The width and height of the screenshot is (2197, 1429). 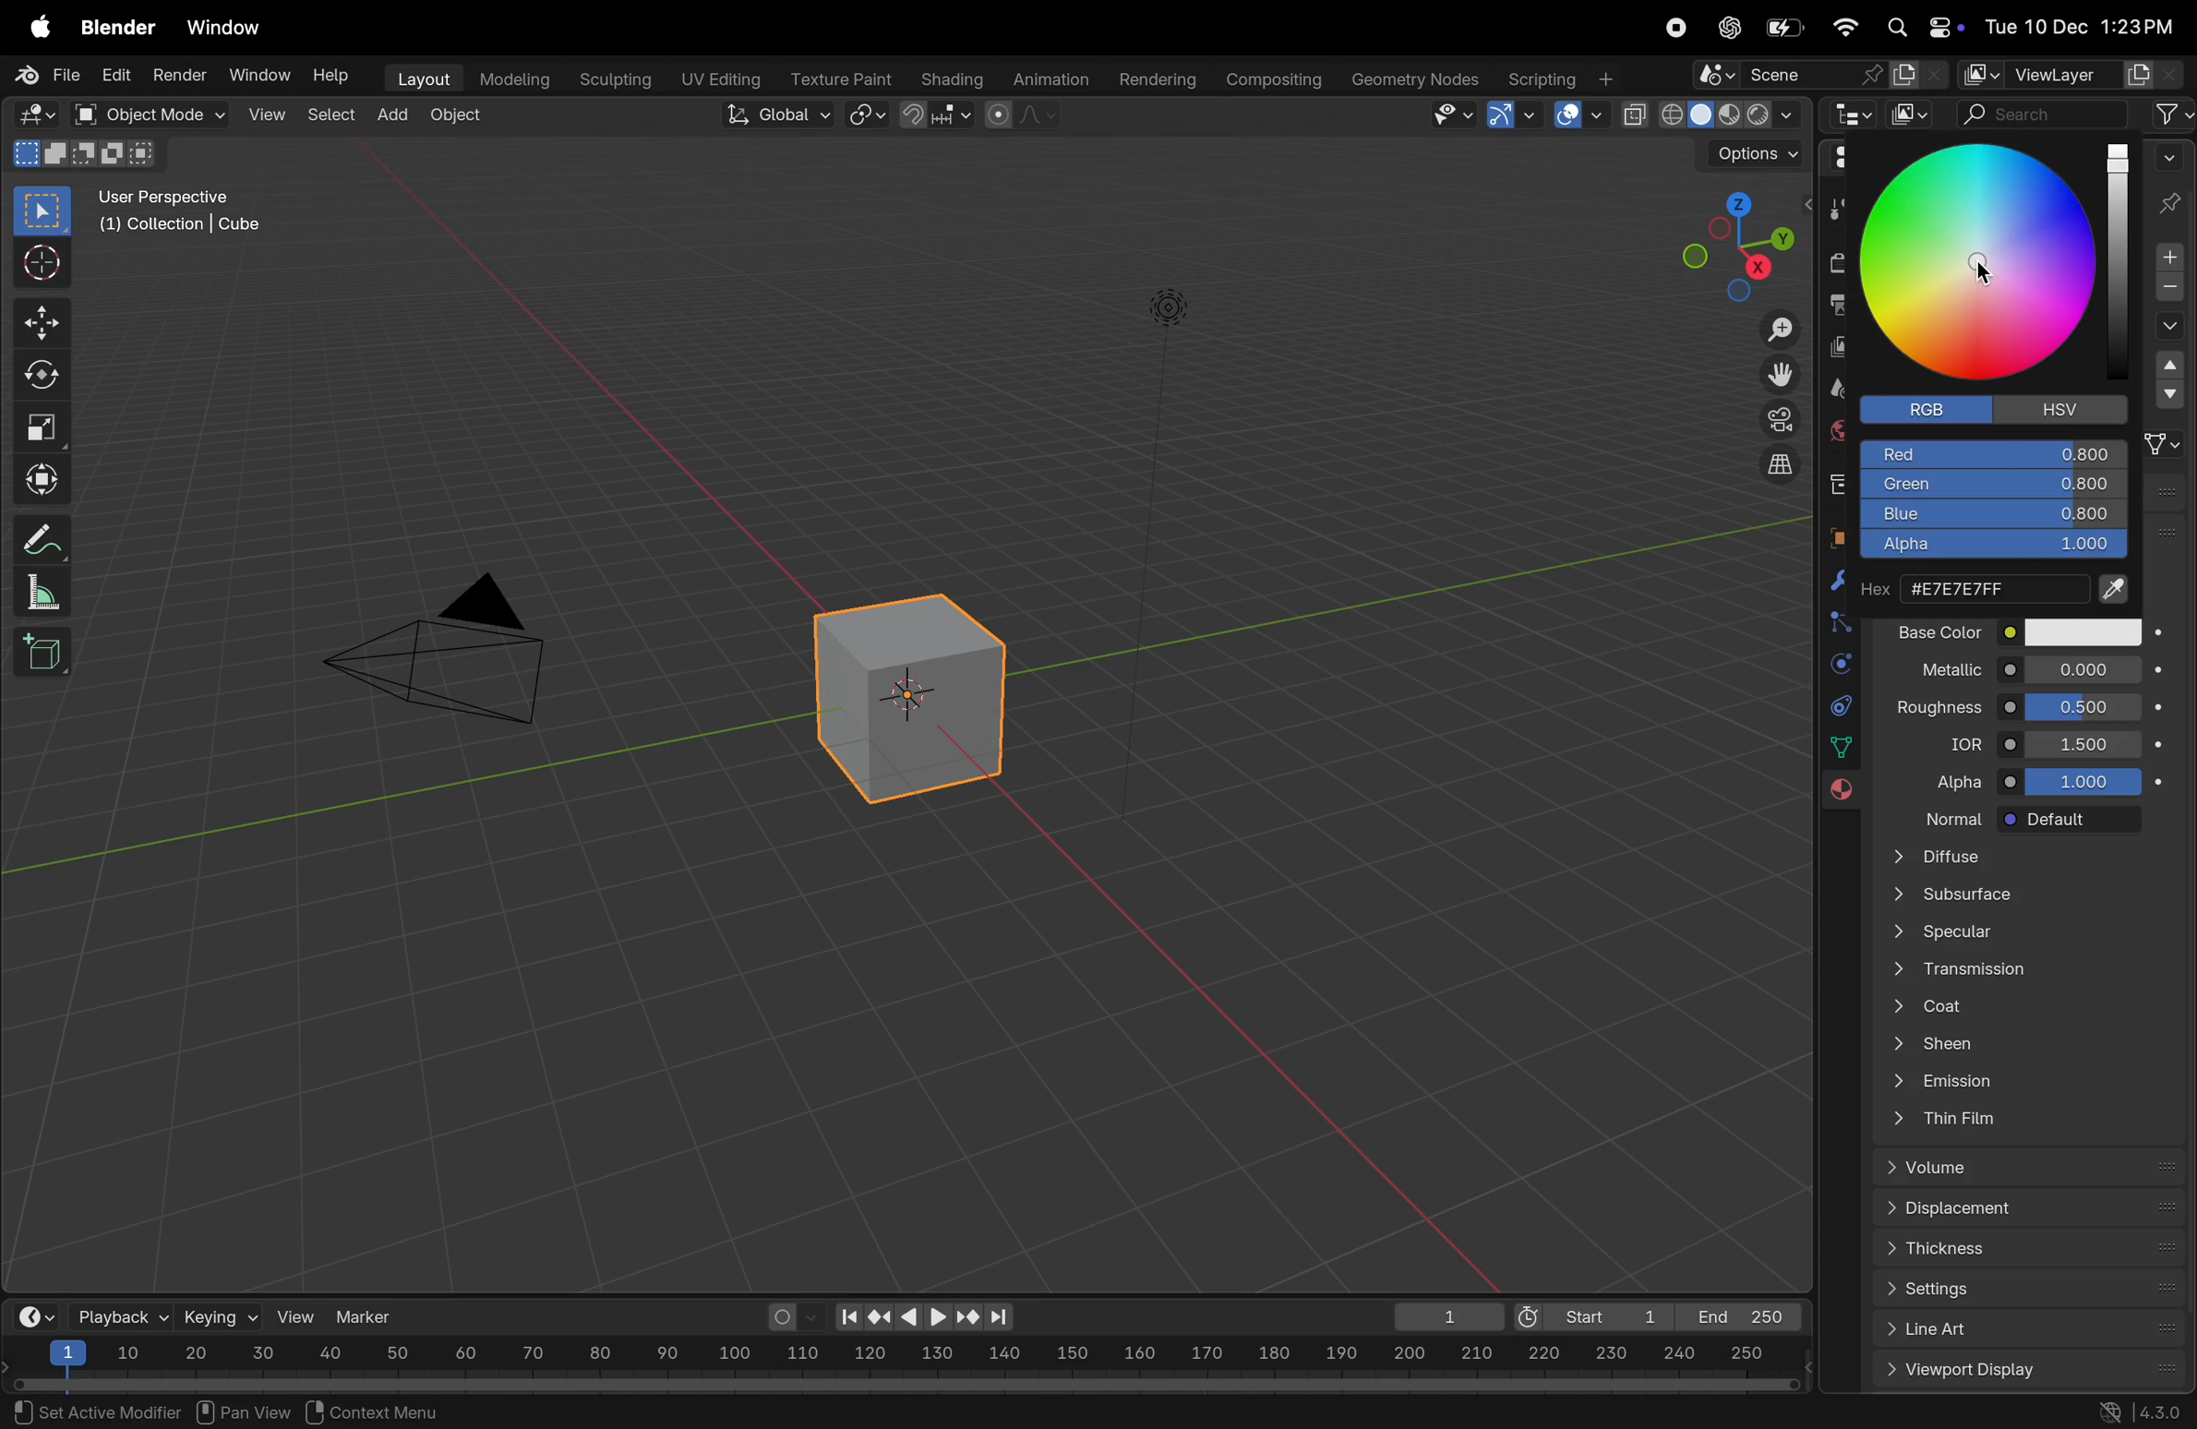 What do you see at coordinates (1590, 1314) in the screenshot?
I see `Start 1` at bounding box center [1590, 1314].